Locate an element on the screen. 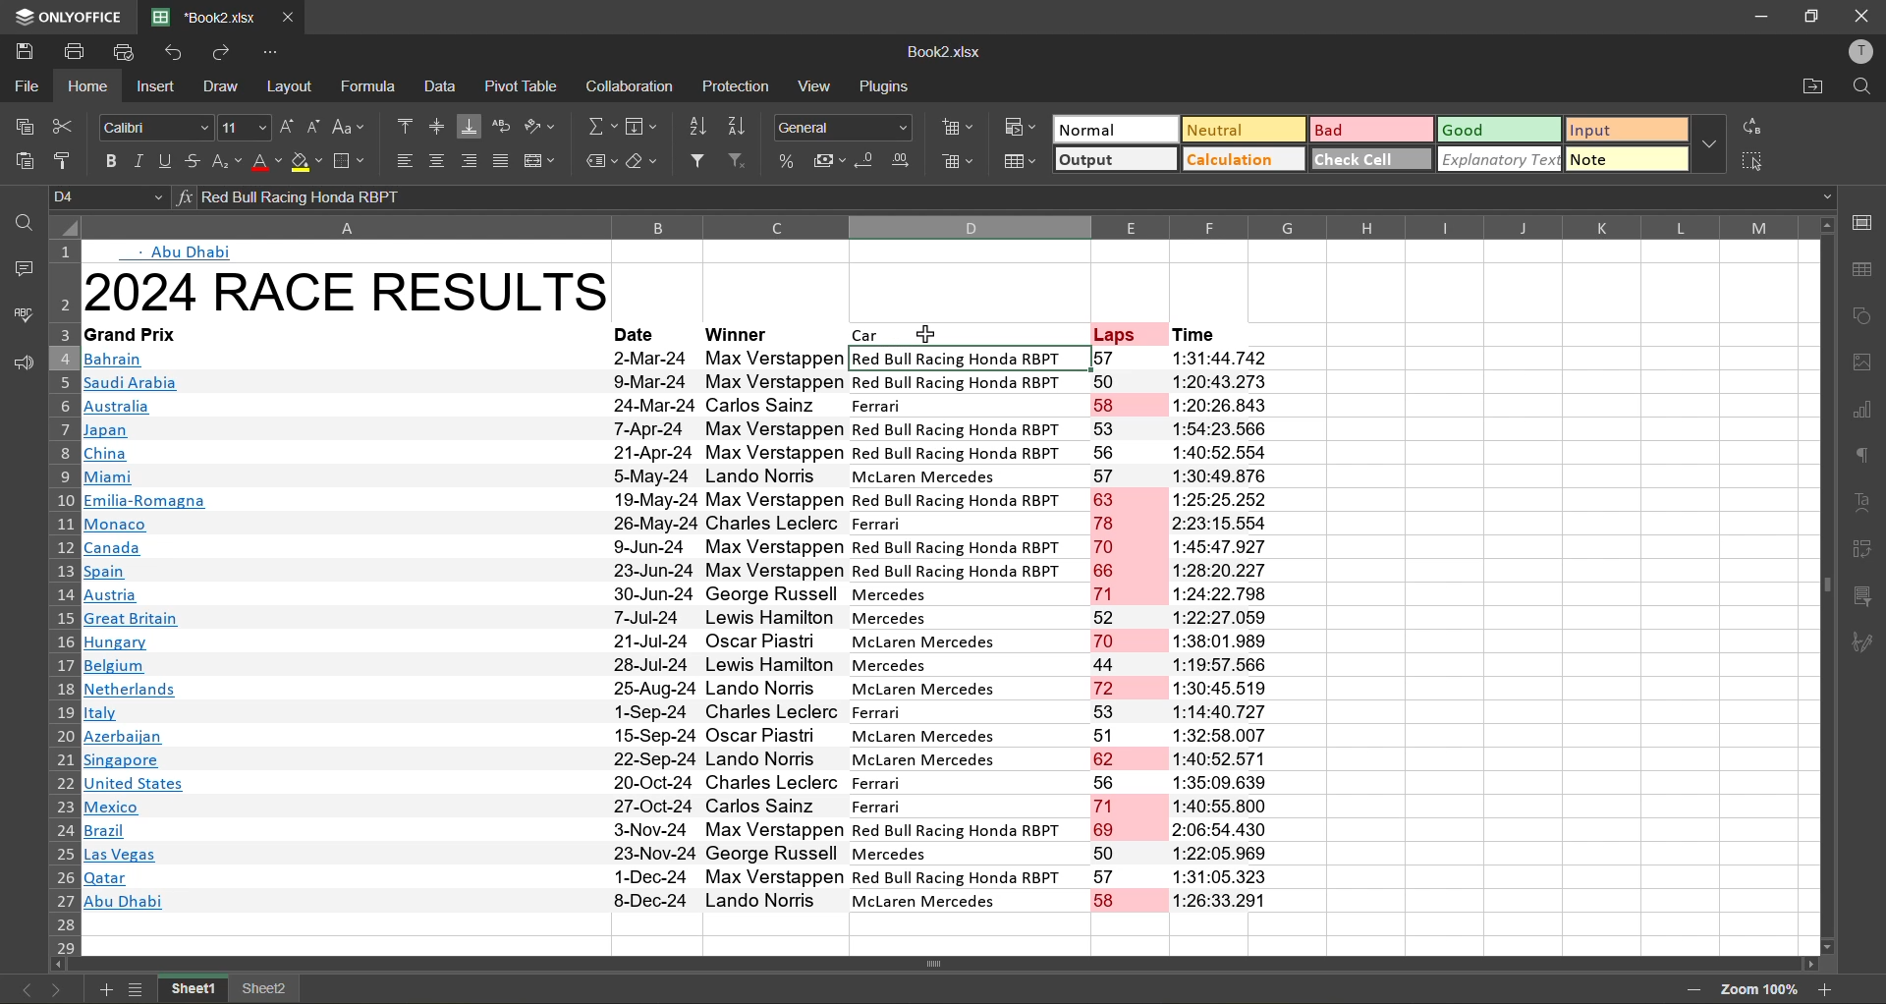 This screenshot has width=1886, height=1004. insert cells is located at coordinates (956, 129).